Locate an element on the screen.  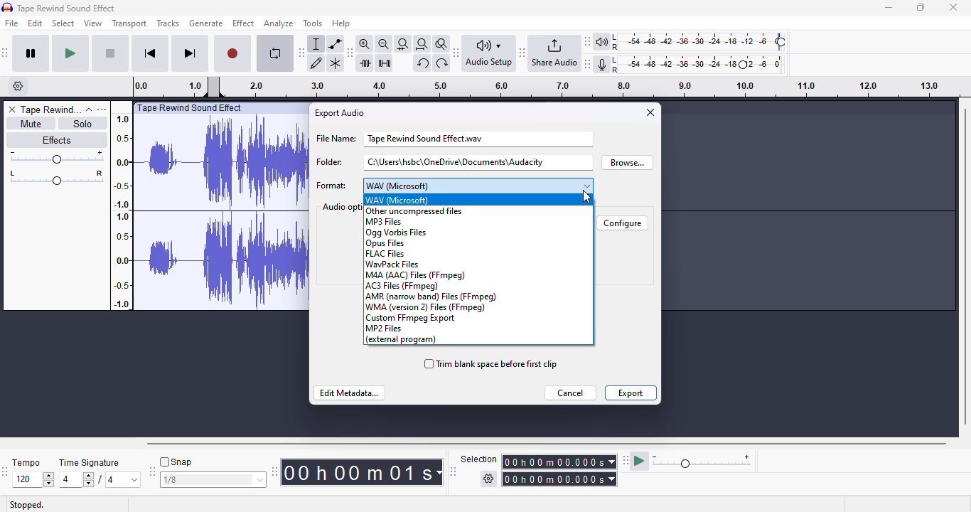
WAV (Microsoft) is located at coordinates (396, 199).